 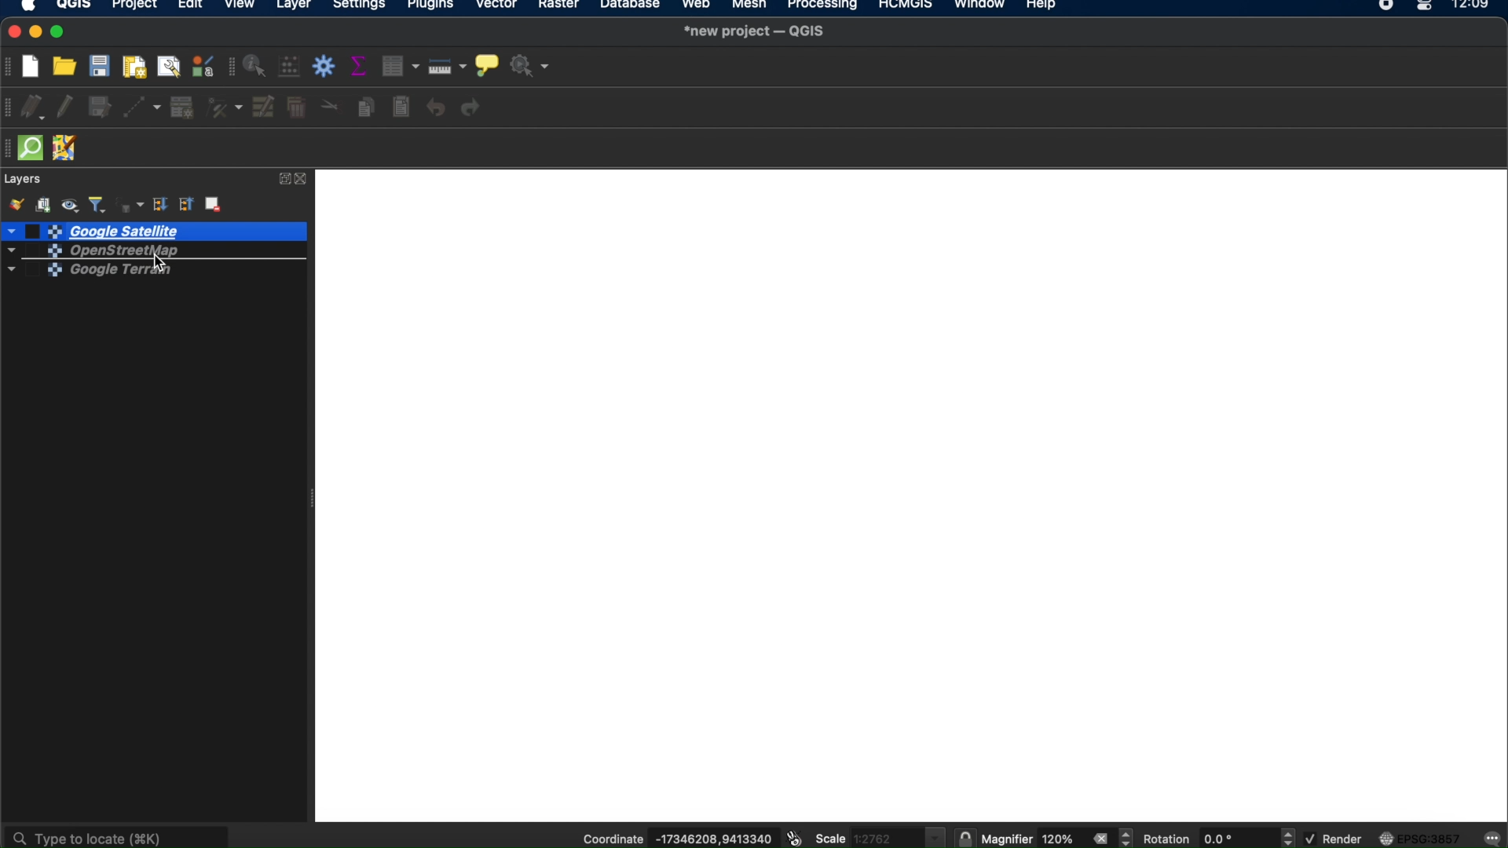 I want to click on minimize, so click(x=37, y=32).